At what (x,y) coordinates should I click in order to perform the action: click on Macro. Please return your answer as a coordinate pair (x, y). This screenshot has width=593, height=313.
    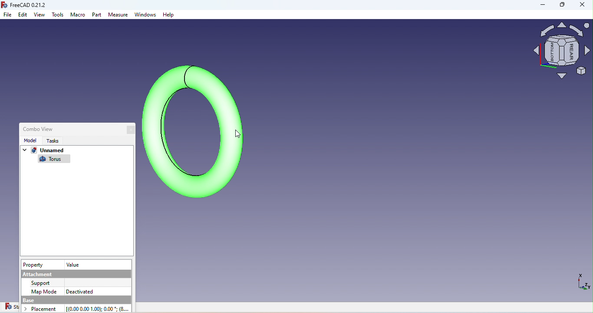
    Looking at the image, I should click on (78, 16).